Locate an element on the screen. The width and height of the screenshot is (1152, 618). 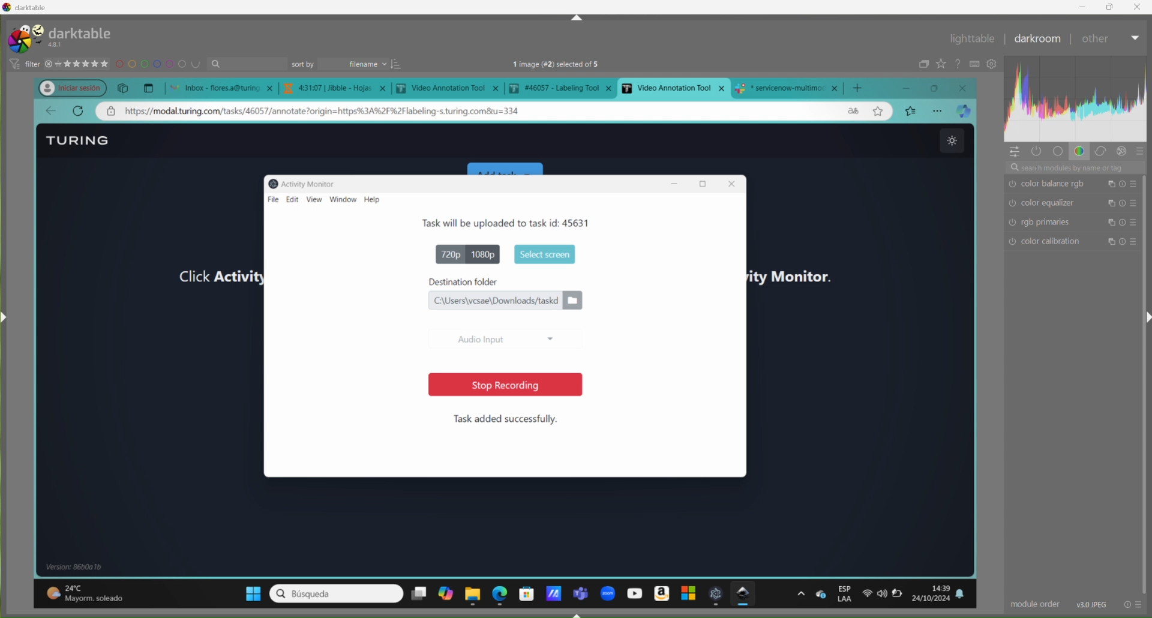
file location is located at coordinates (505, 301).